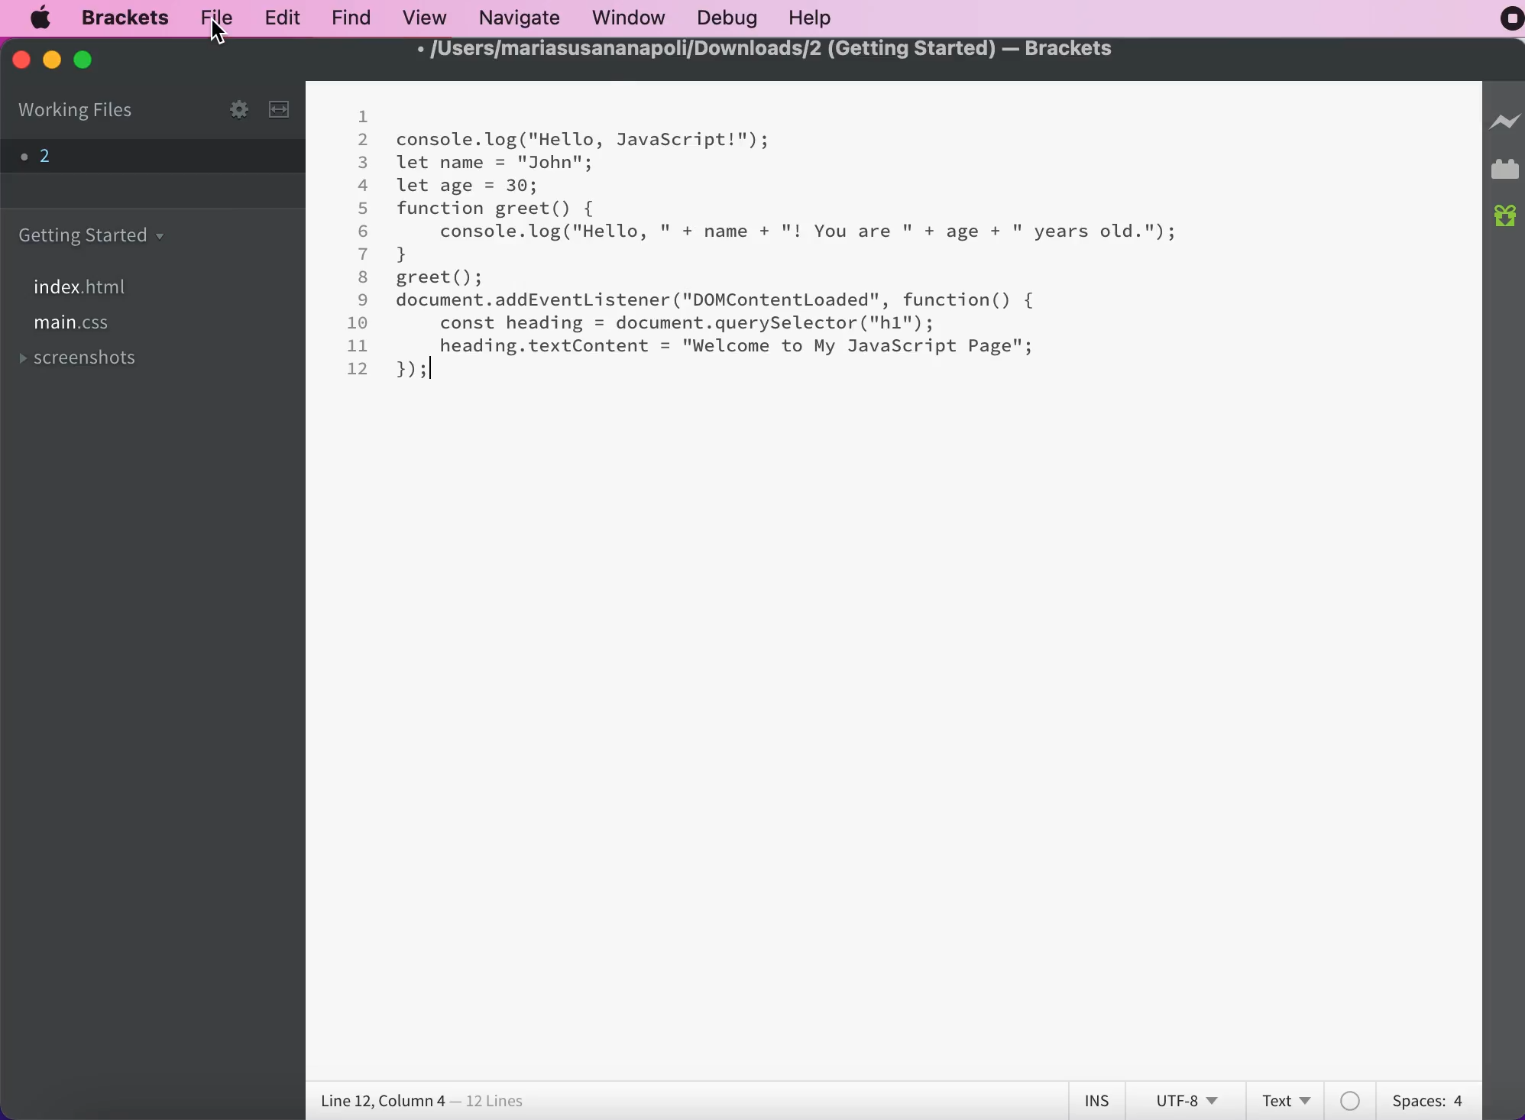 The width and height of the screenshot is (1525, 1120). Describe the element at coordinates (364, 299) in the screenshot. I see `9` at that location.